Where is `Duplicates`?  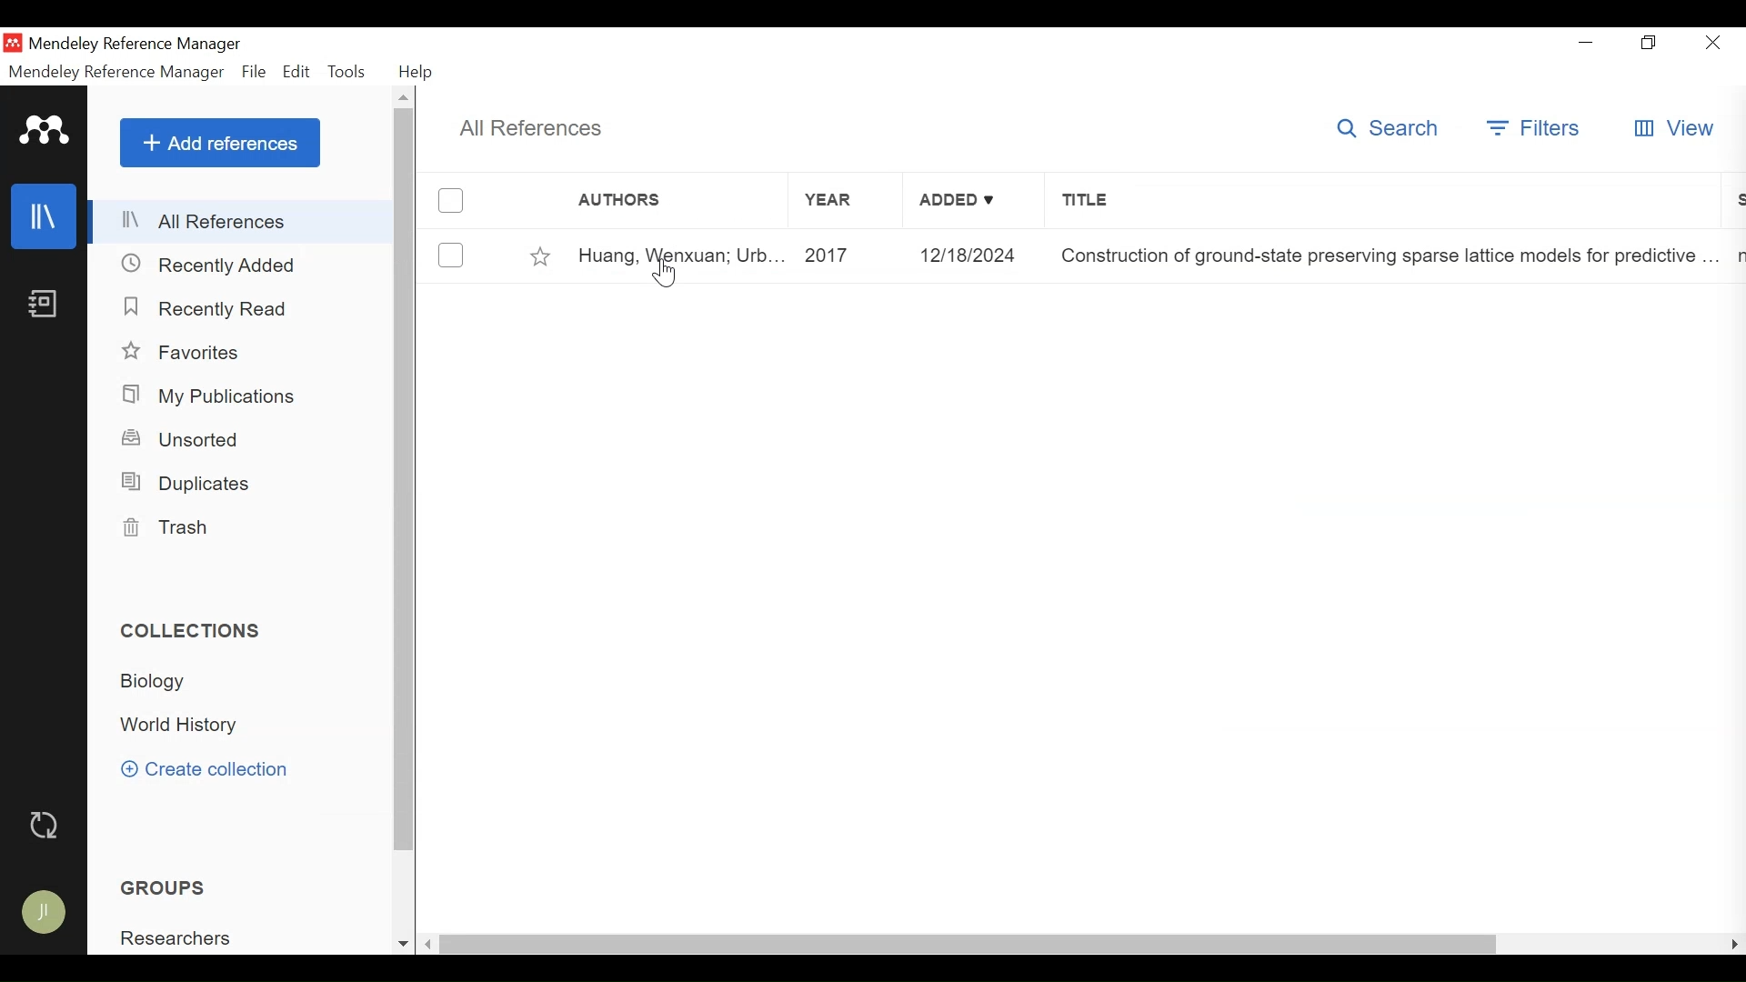 Duplicates is located at coordinates (189, 482).